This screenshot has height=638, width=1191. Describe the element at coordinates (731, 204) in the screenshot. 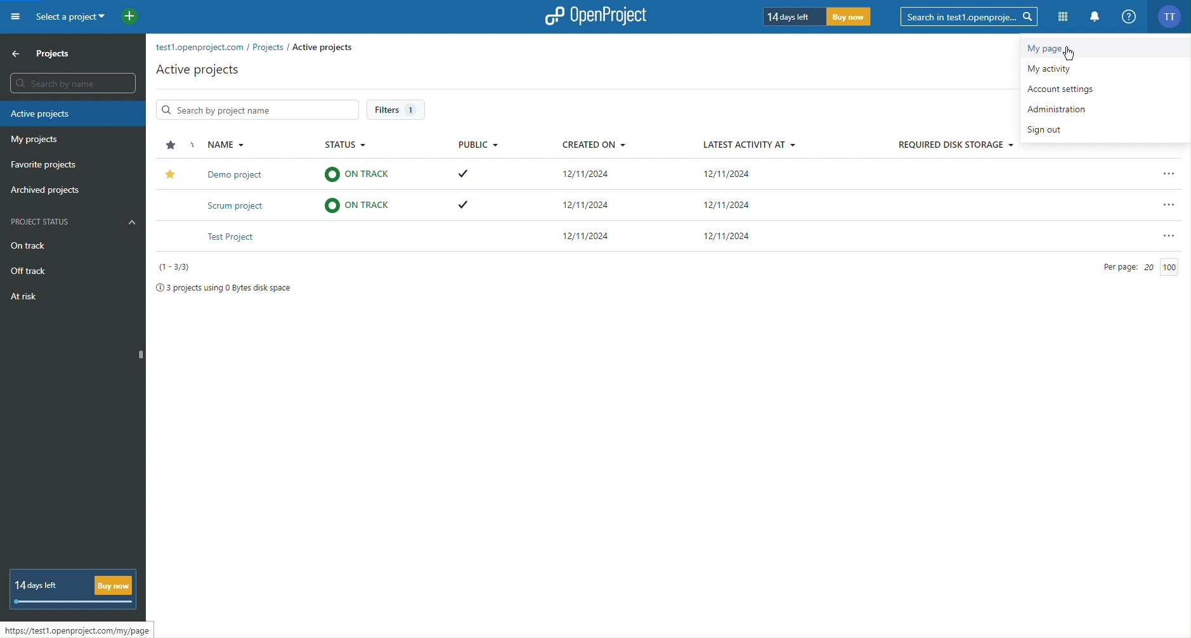

I see `12/11/2024` at that location.